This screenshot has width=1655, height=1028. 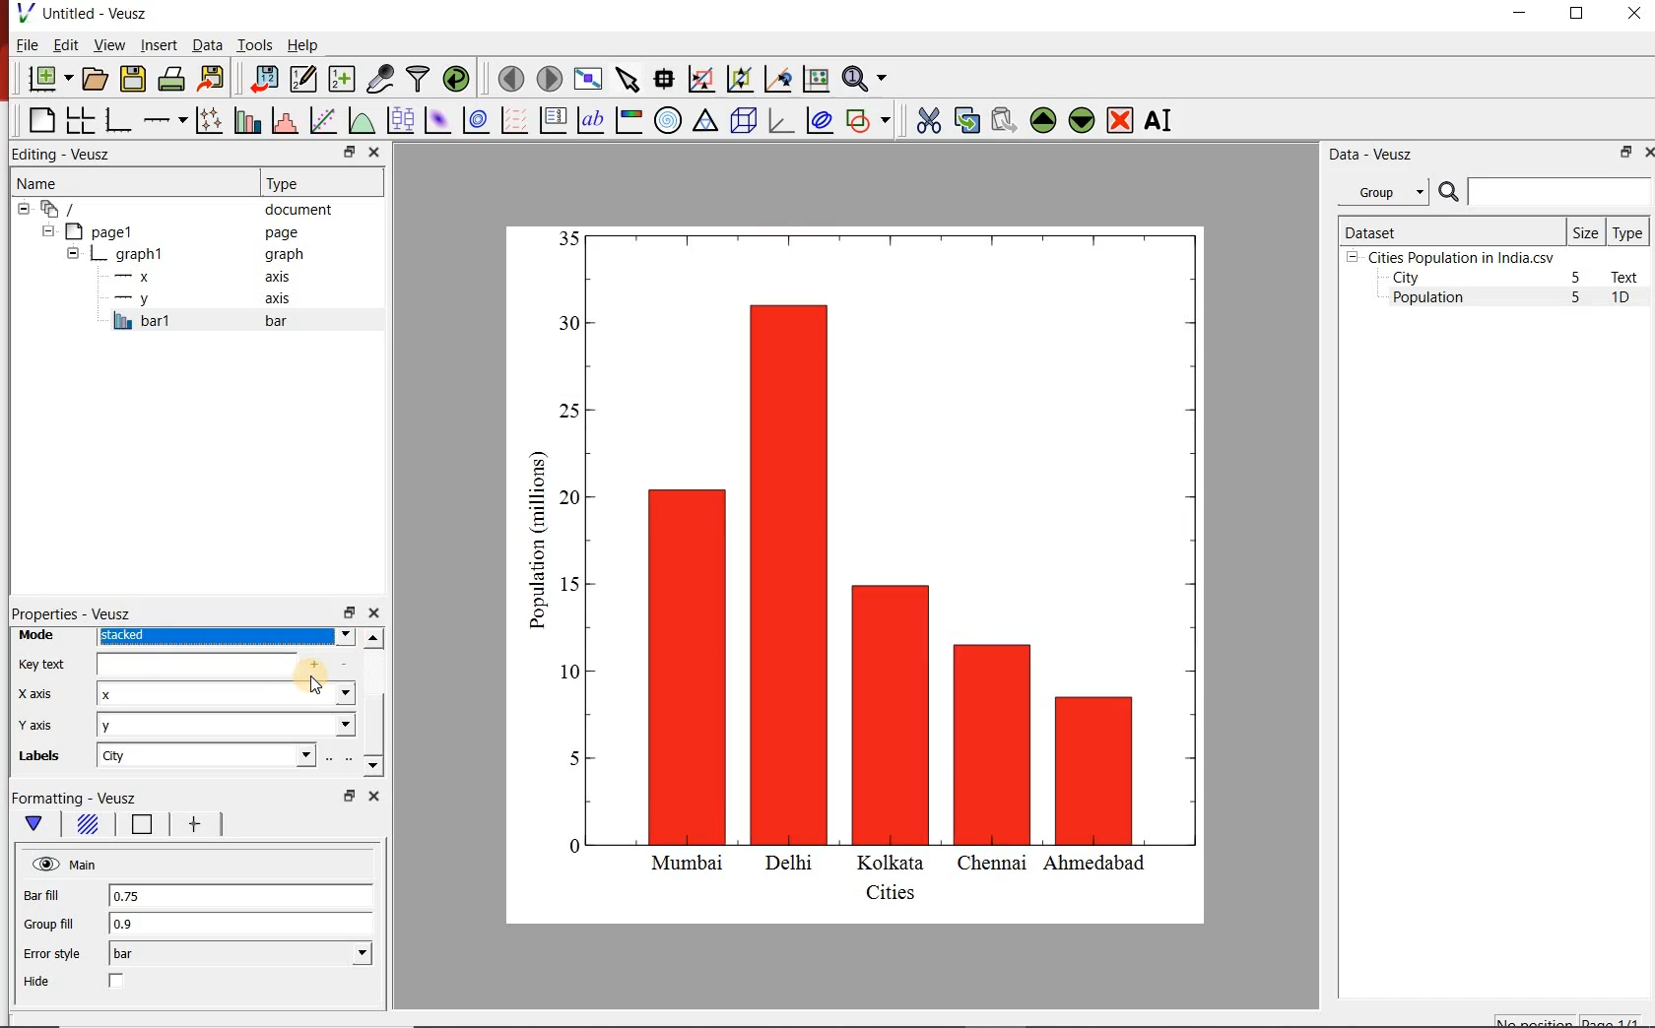 I want to click on close, so click(x=371, y=796).